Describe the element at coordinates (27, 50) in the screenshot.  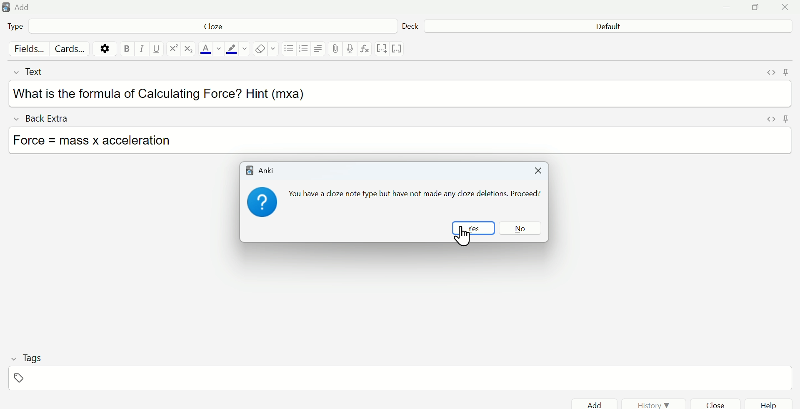
I see `Fields` at that location.